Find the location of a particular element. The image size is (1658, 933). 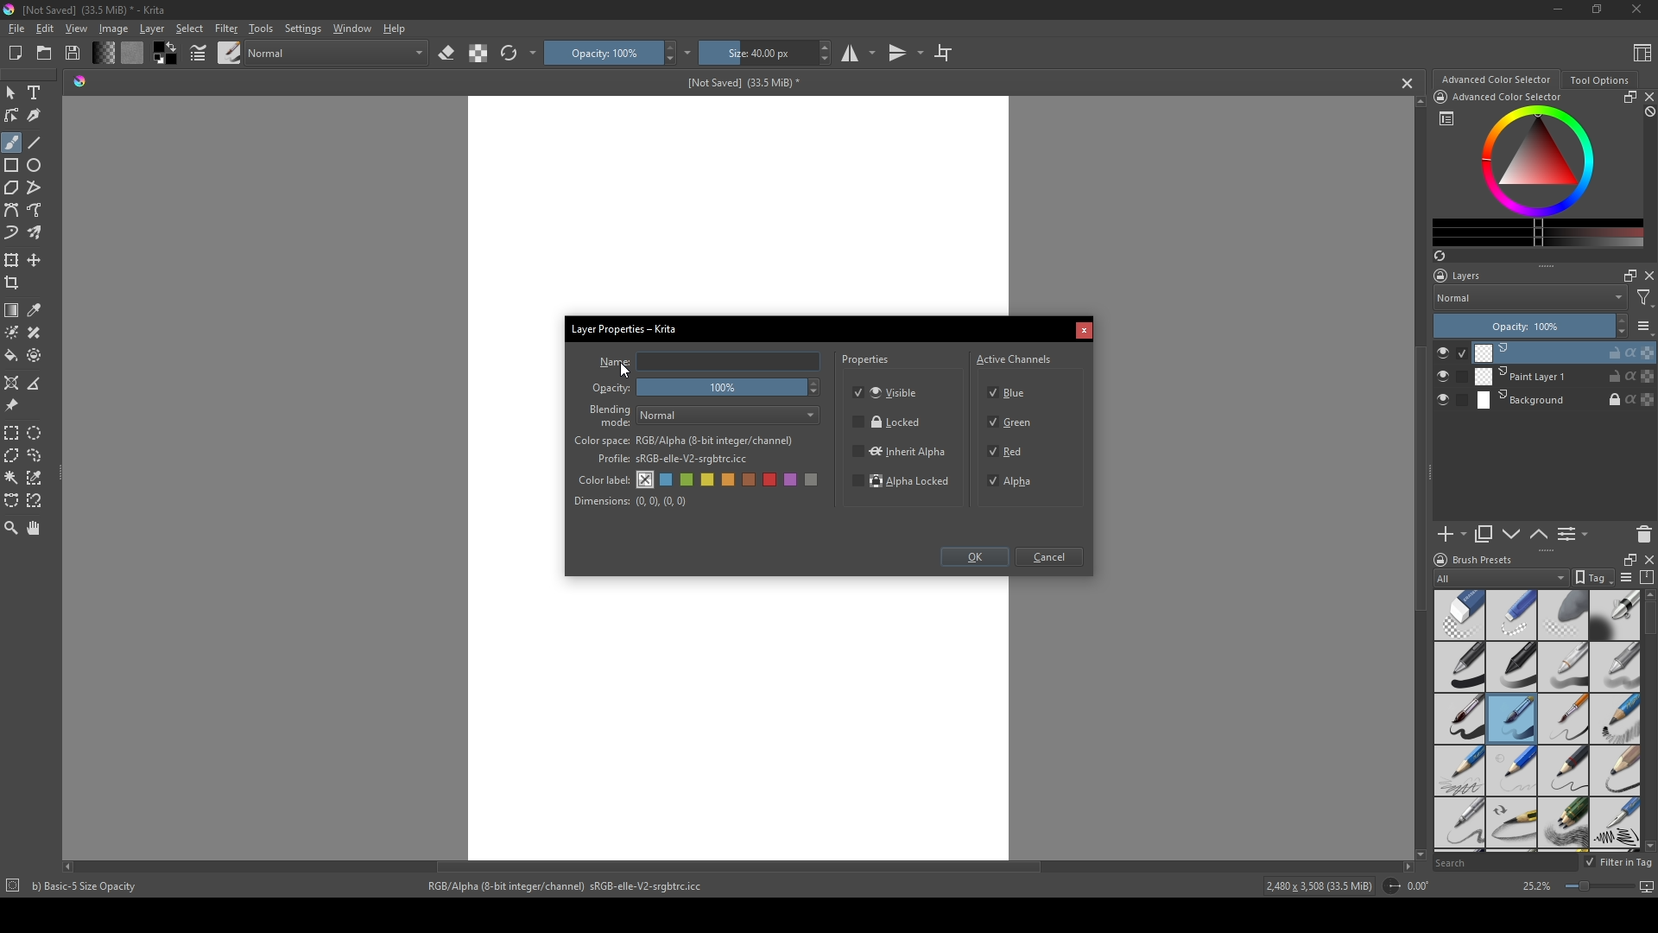

normal is located at coordinates (336, 51).